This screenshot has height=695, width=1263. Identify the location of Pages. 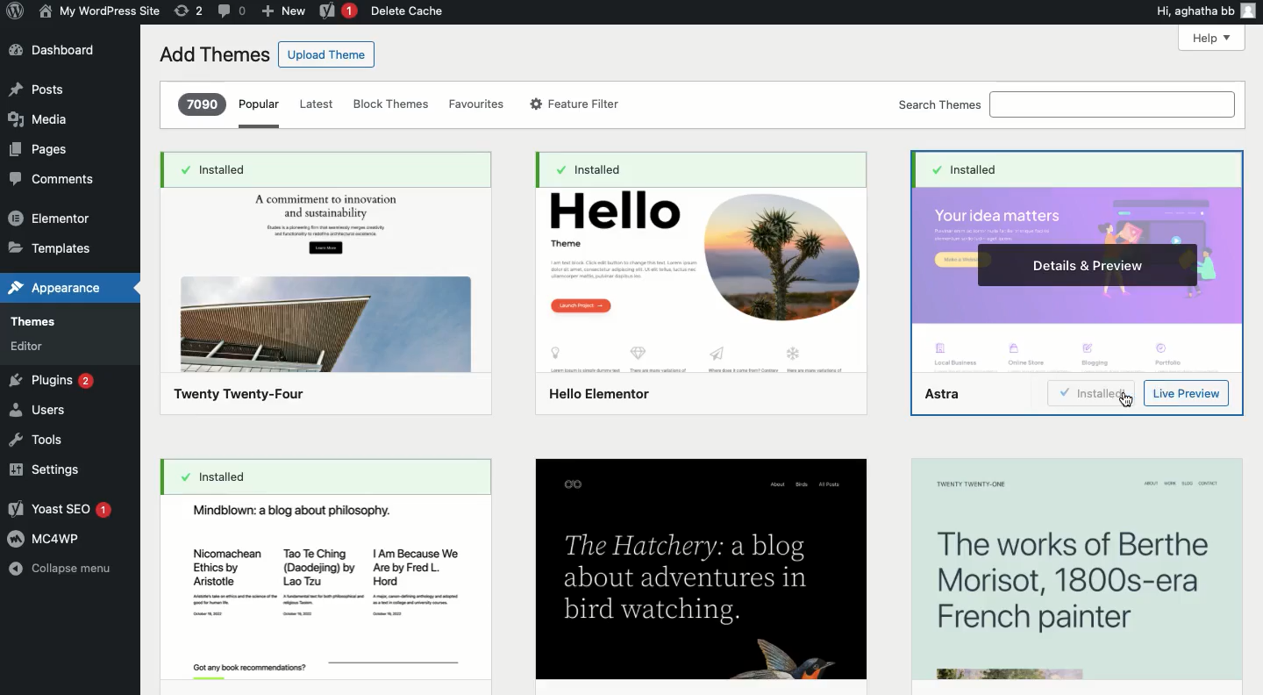
(38, 151).